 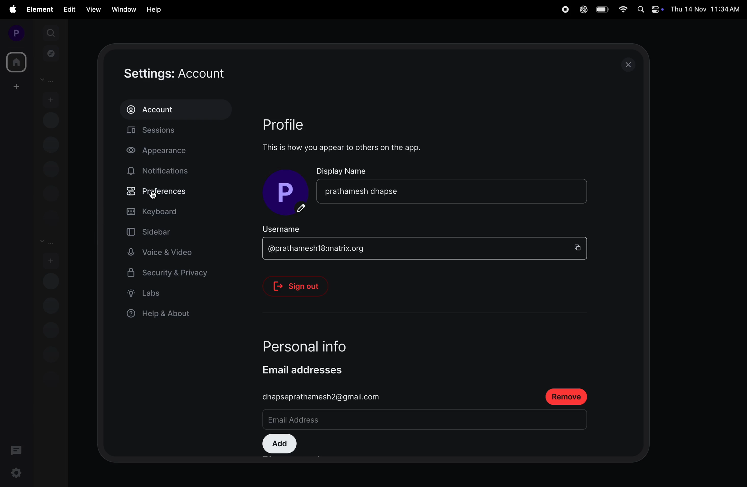 I want to click on remove, so click(x=567, y=396).